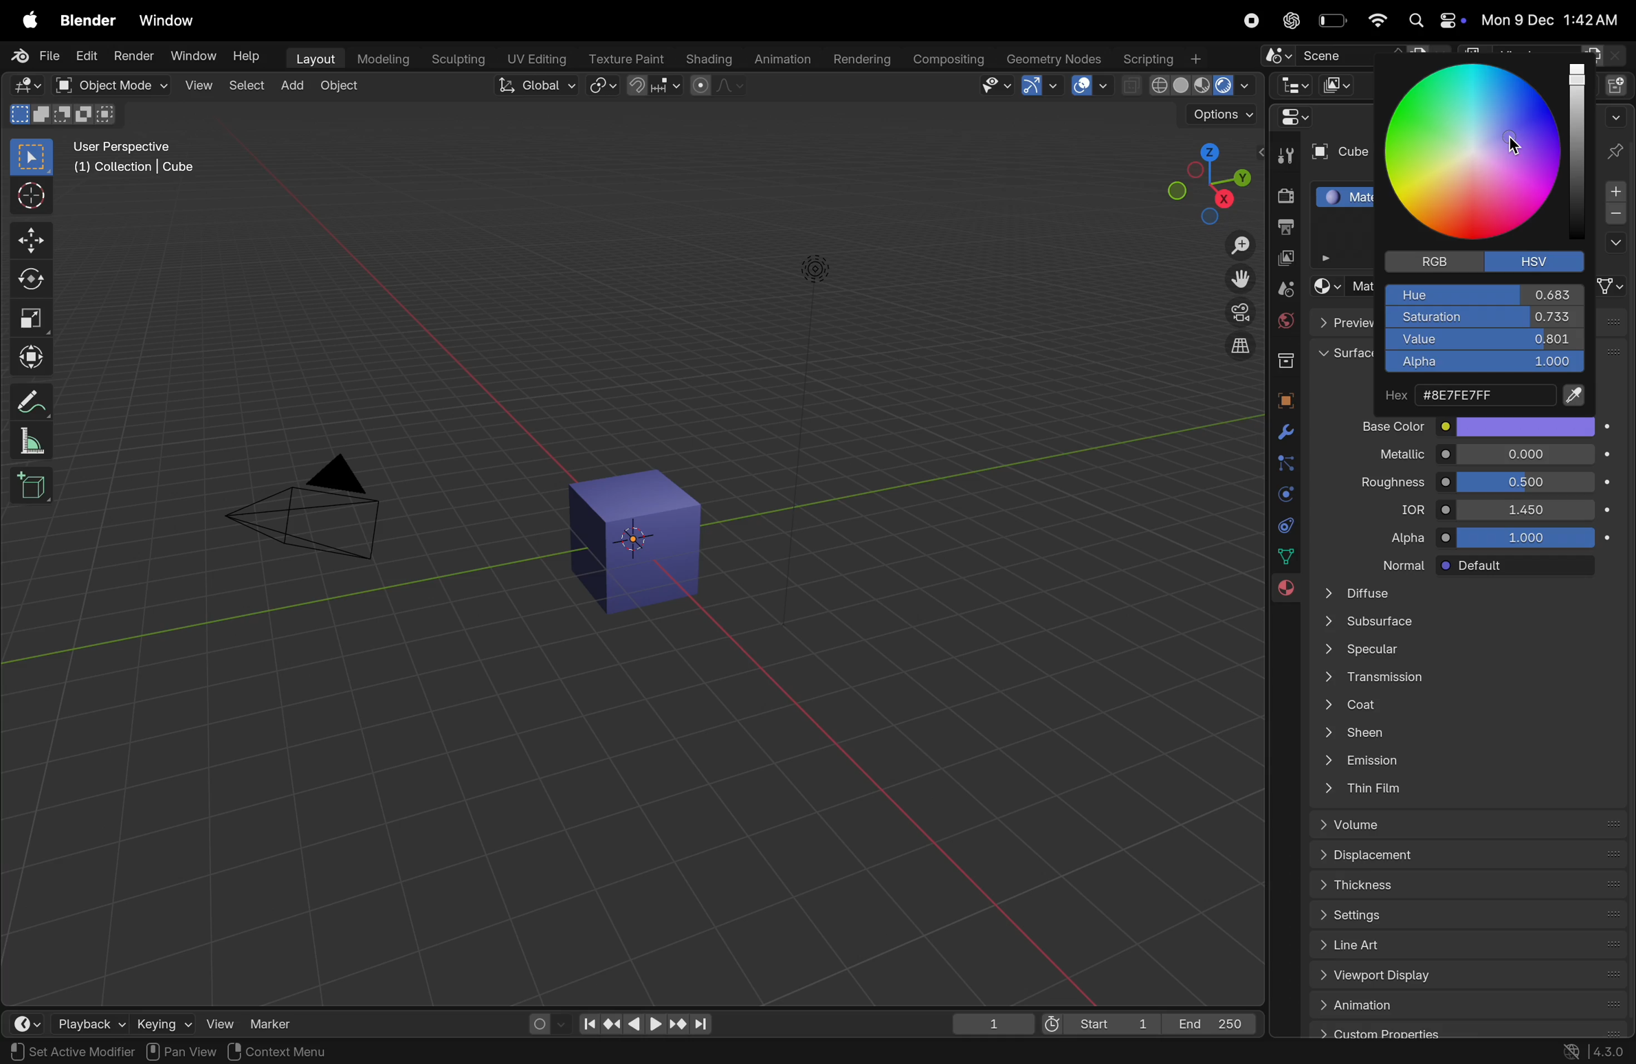 The width and height of the screenshot is (1636, 1064). Describe the element at coordinates (1527, 482) in the screenshot. I see `0.500` at that location.